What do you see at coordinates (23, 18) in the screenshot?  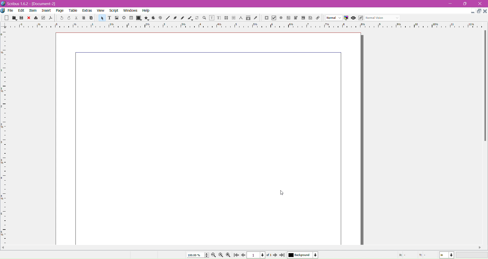 I see `save` at bounding box center [23, 18].